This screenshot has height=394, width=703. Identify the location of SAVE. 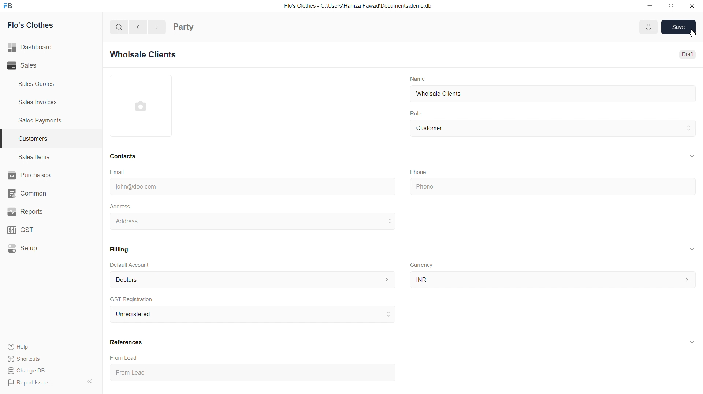
(675, 27).